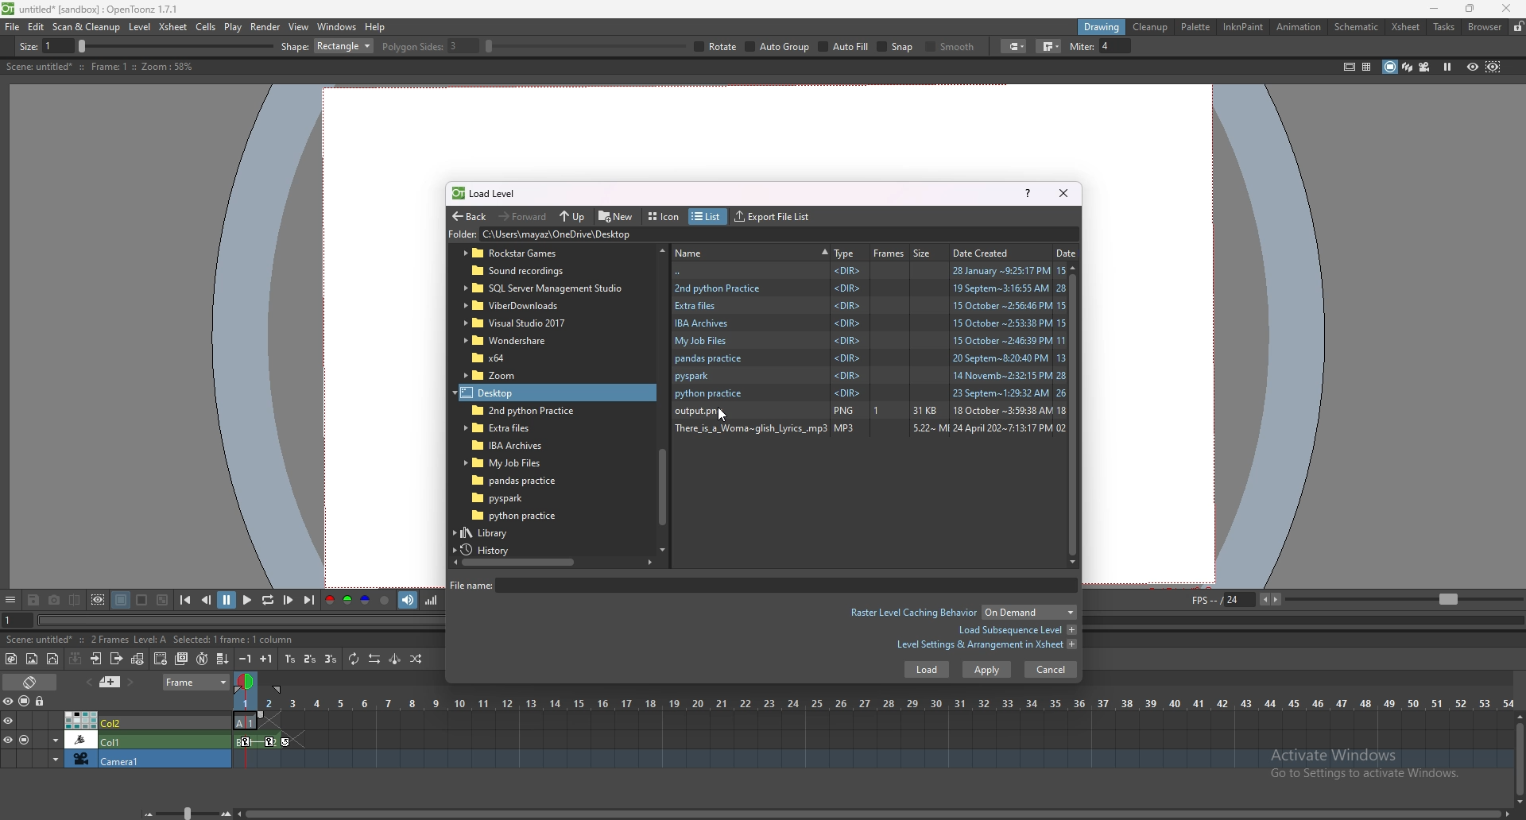 Image resolution: width=1526 pixels, height=820 pixels. I want to click on image, so click(904, 412).